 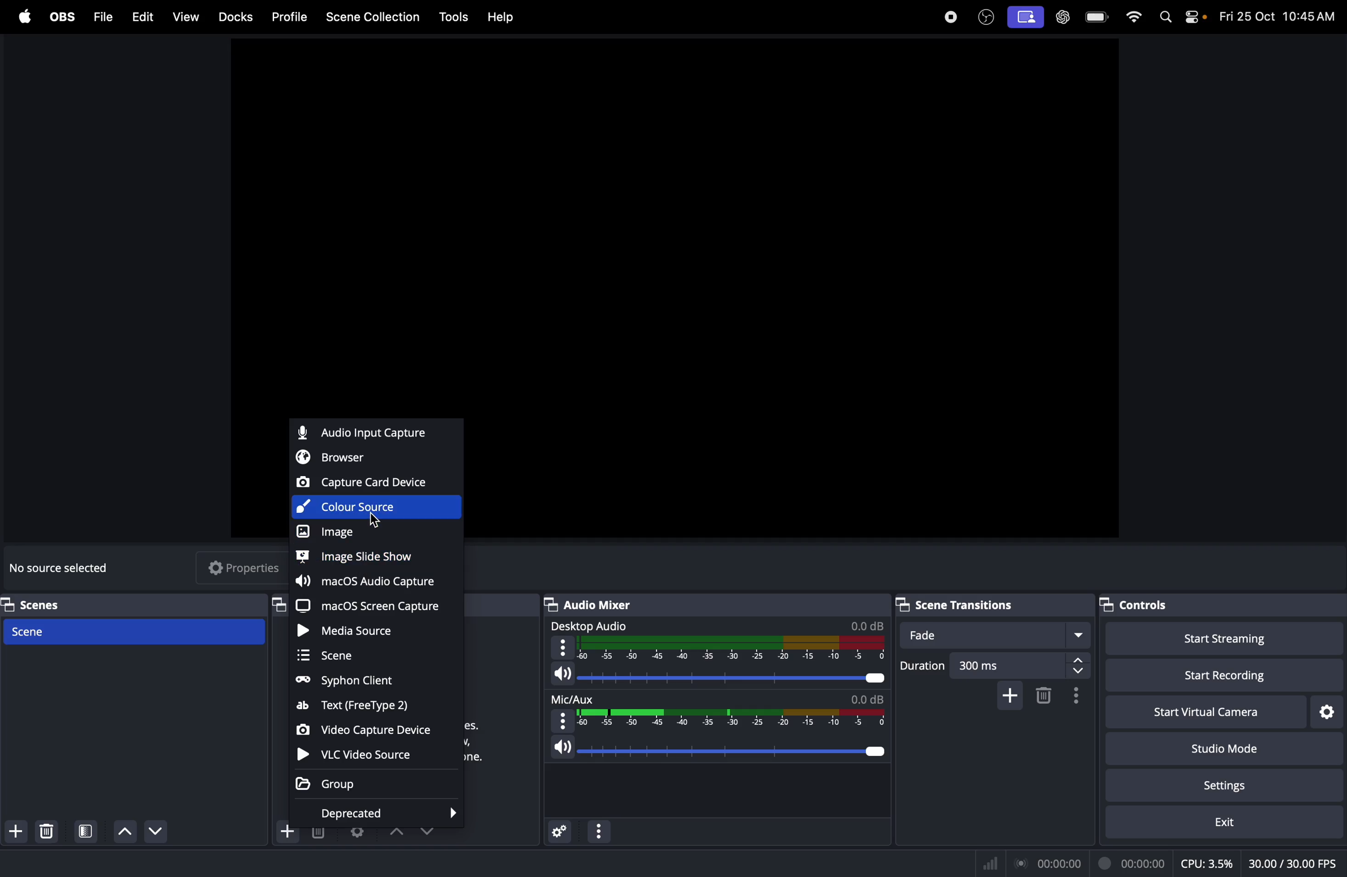 What do you see at coordinates (1209, 862) in the screenshot?
I see `cpu usage` at bounding box center [1209, 862].